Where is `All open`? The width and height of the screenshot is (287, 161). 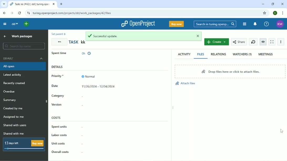
All open is located at coordinates (23, 67).